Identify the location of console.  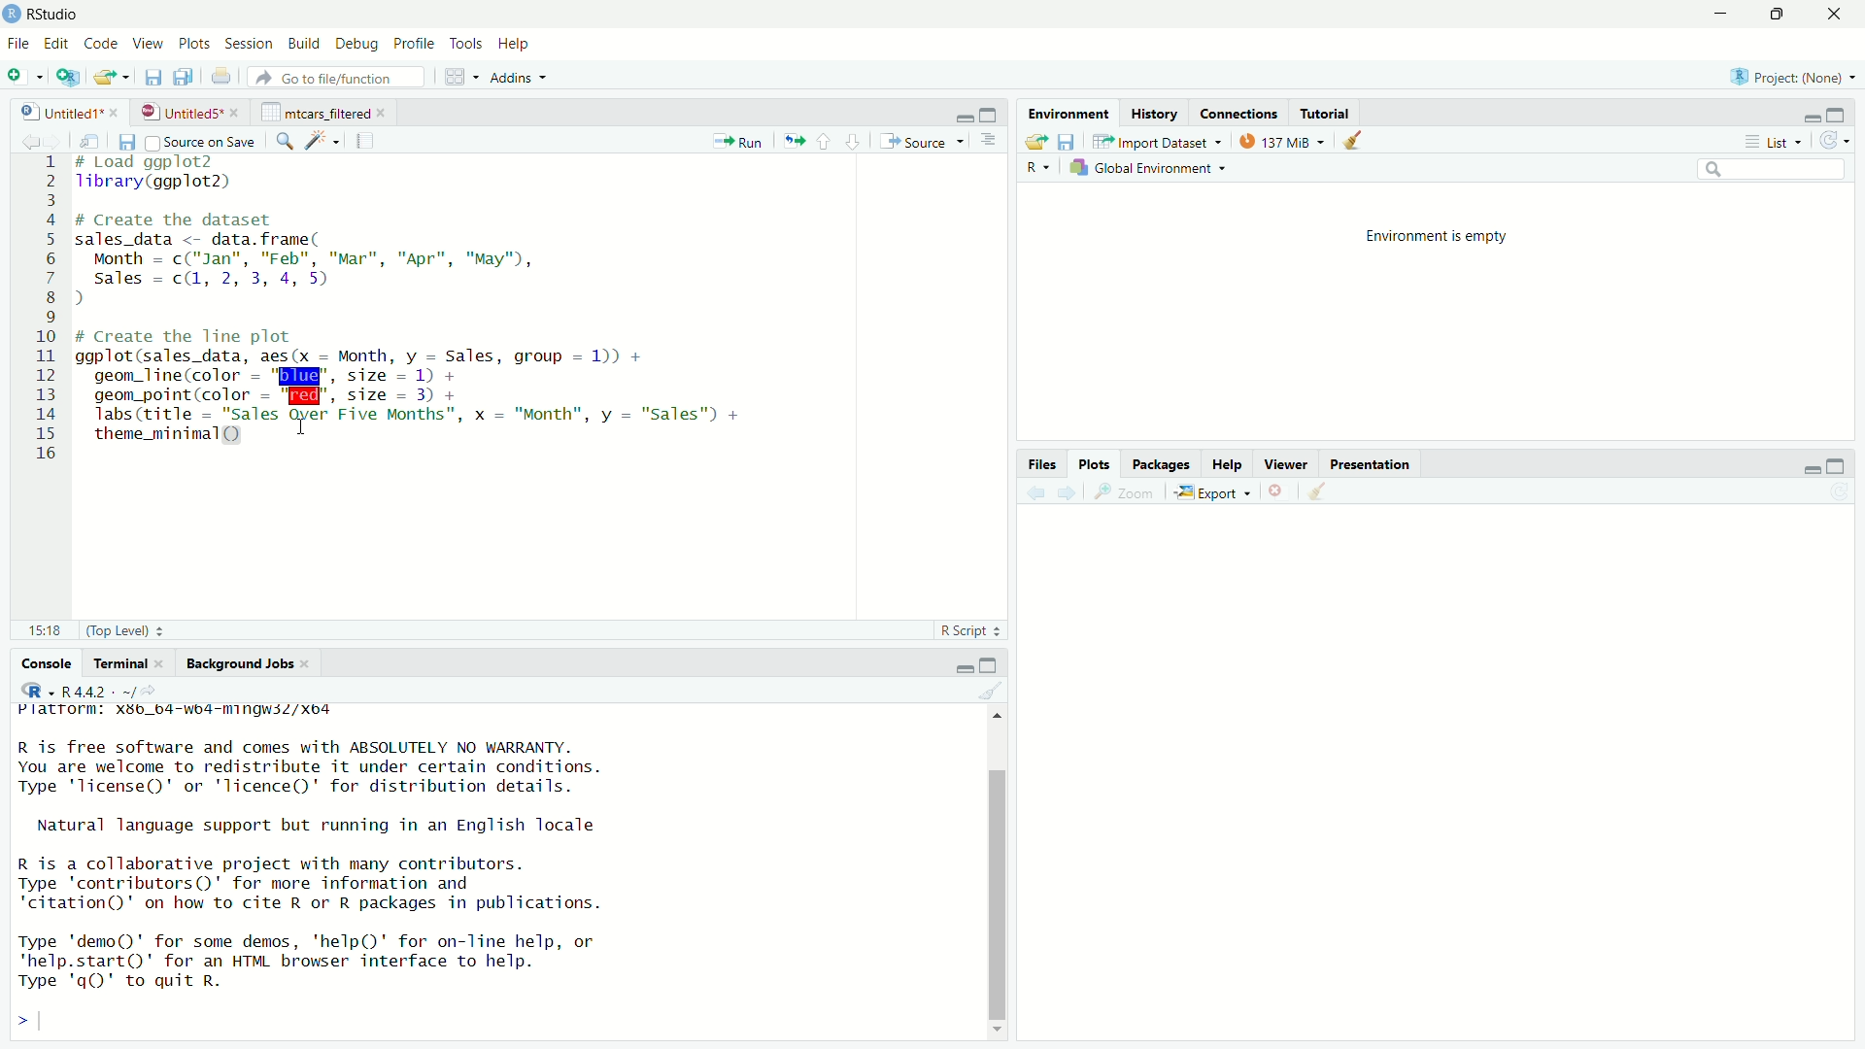
(38, 664).